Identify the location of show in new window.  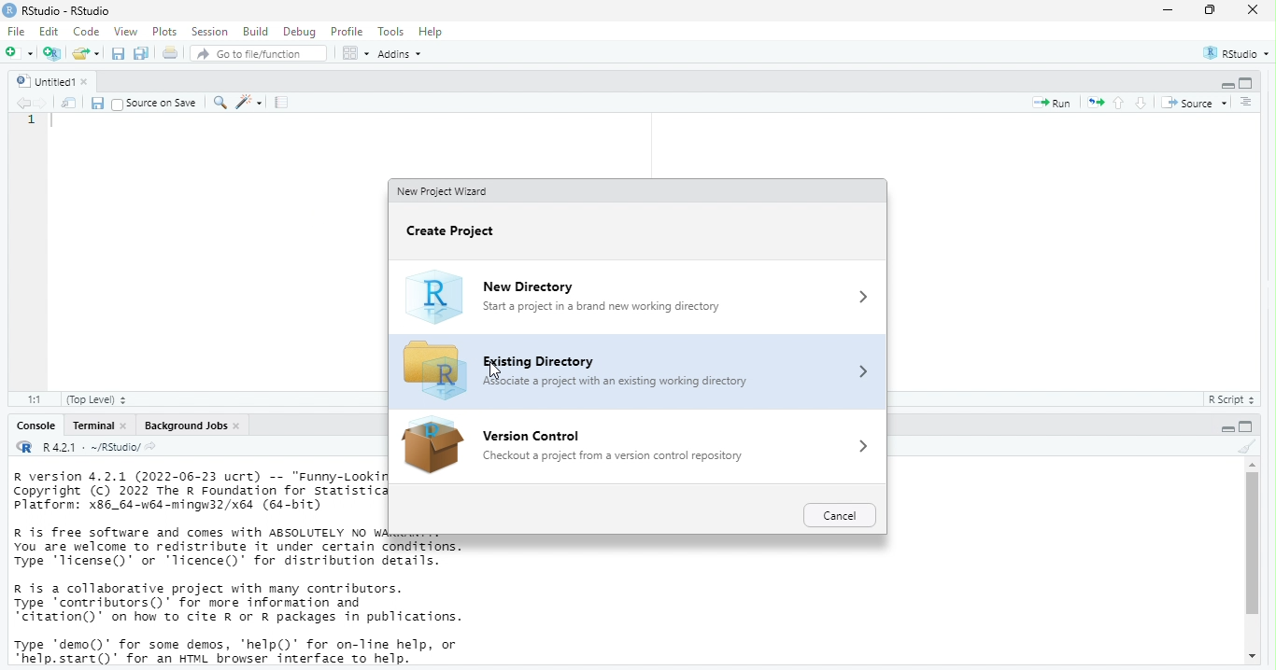
(69, 103).